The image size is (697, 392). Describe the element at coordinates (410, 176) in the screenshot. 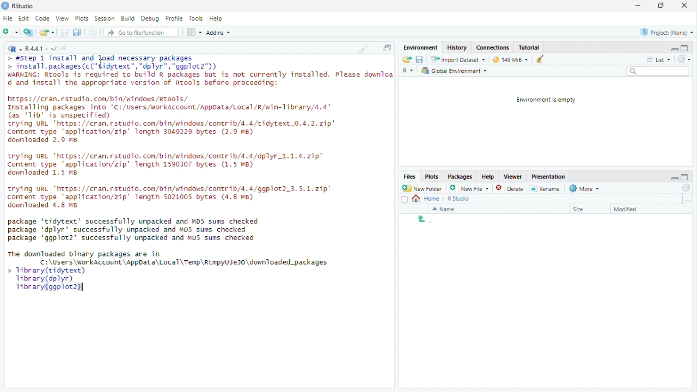

I see `Files` at that location.